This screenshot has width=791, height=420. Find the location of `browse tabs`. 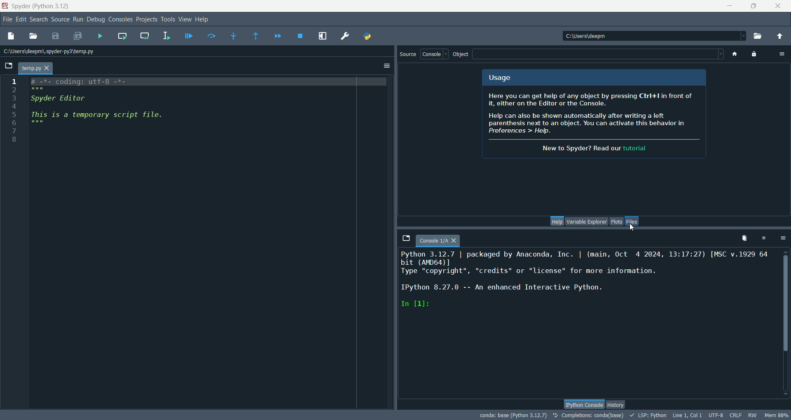

browse tabs is located at coordinates (405, 237).